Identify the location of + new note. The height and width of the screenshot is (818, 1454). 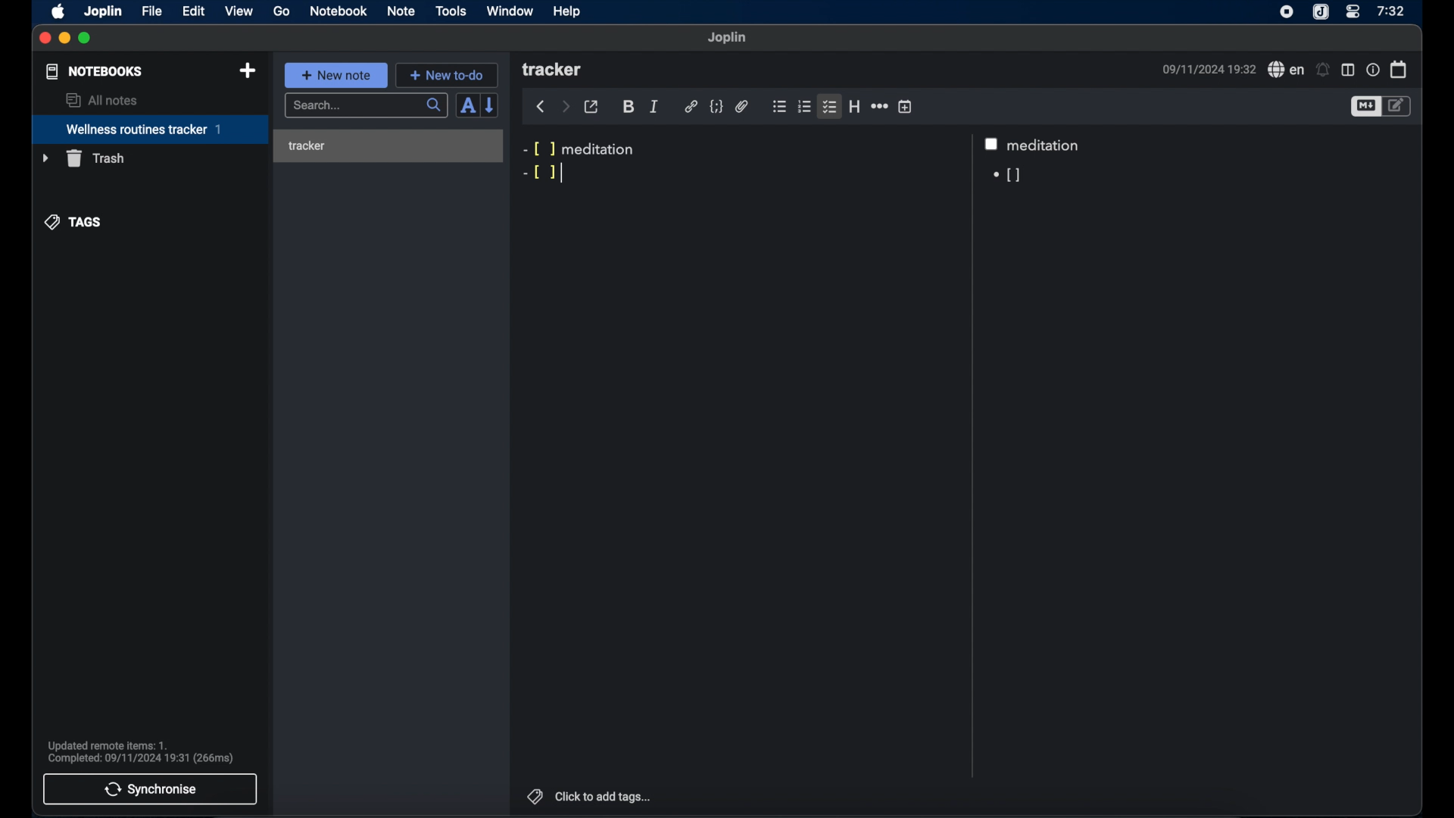
(336, 75).